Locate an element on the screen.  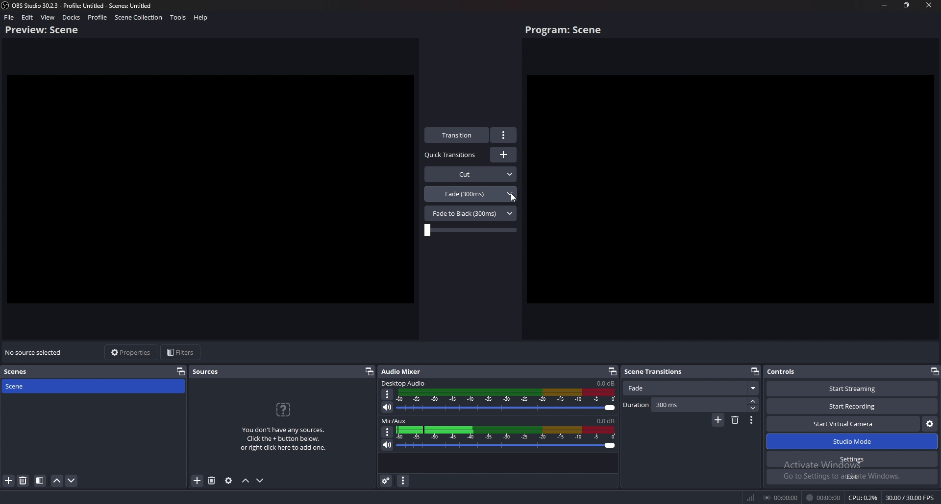
 00:00:00 is located at coordinates (824, 498).